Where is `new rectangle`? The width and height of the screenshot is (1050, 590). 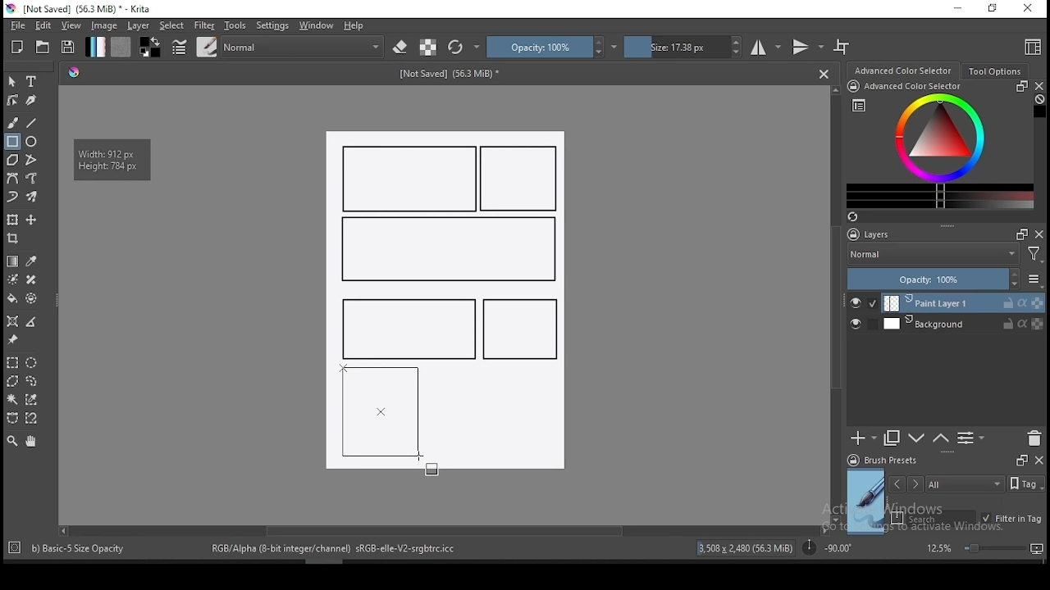 new rectangle is located at coordinates (446, 250).